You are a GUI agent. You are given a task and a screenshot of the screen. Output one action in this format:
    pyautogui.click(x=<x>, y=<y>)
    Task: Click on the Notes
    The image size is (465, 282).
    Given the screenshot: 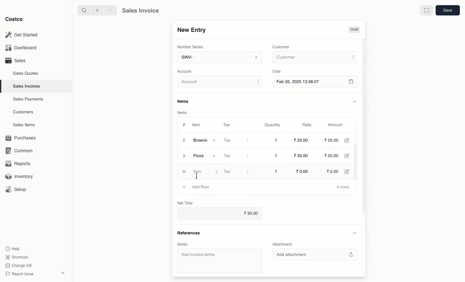 What is the action you would take?
    pyautogui.click(x=182, y=244)
    